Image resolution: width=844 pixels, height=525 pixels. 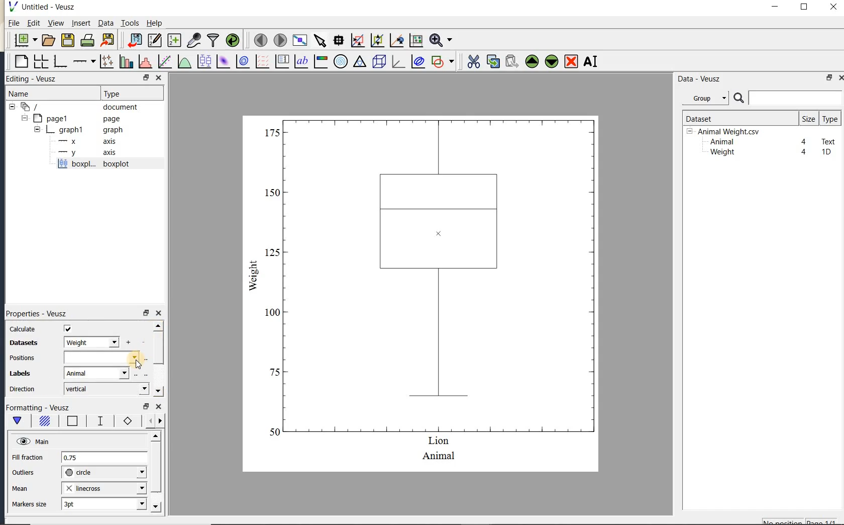 What do you see at coordinates (242, 61) in the screenshot?
I see `plot a 2d dataset as contours` at bounding box center [242, 61].